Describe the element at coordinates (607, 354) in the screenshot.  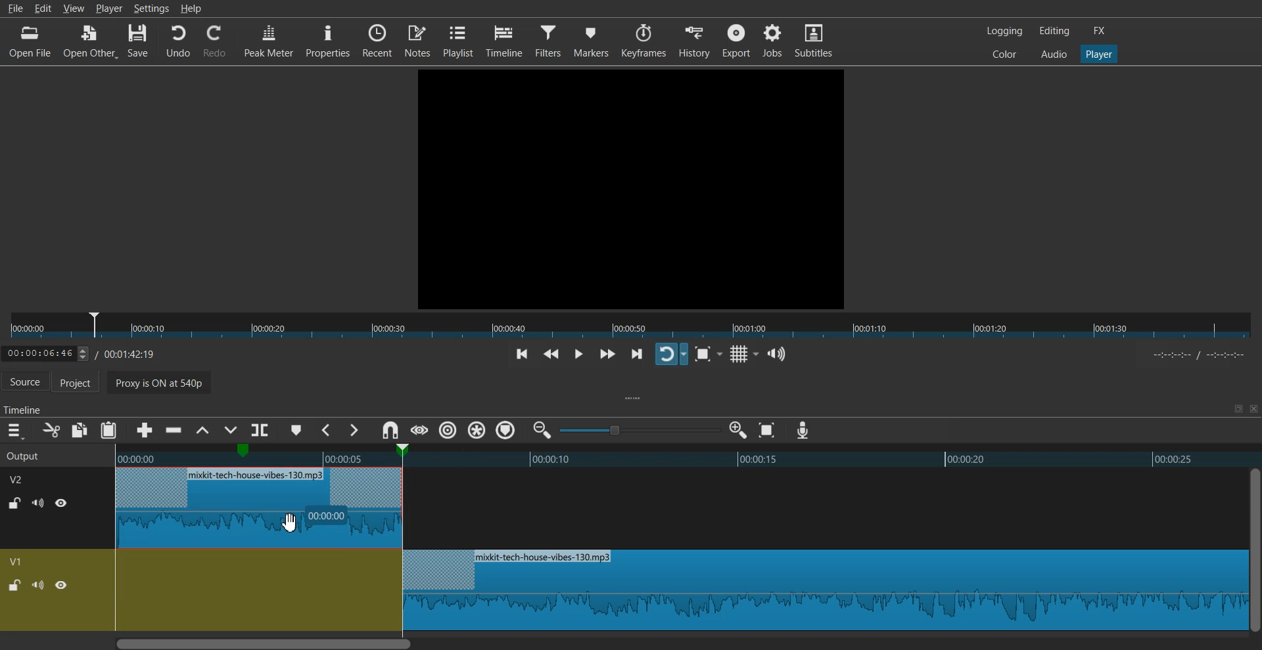
I see `Play quickly forwards` at that location.